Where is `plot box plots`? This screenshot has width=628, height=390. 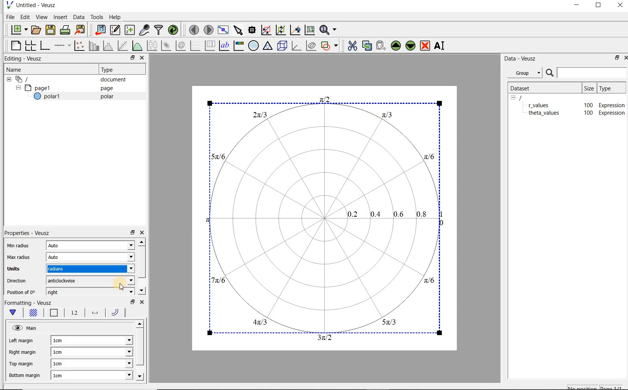
plot box plots is located at coordinates (152, 46).